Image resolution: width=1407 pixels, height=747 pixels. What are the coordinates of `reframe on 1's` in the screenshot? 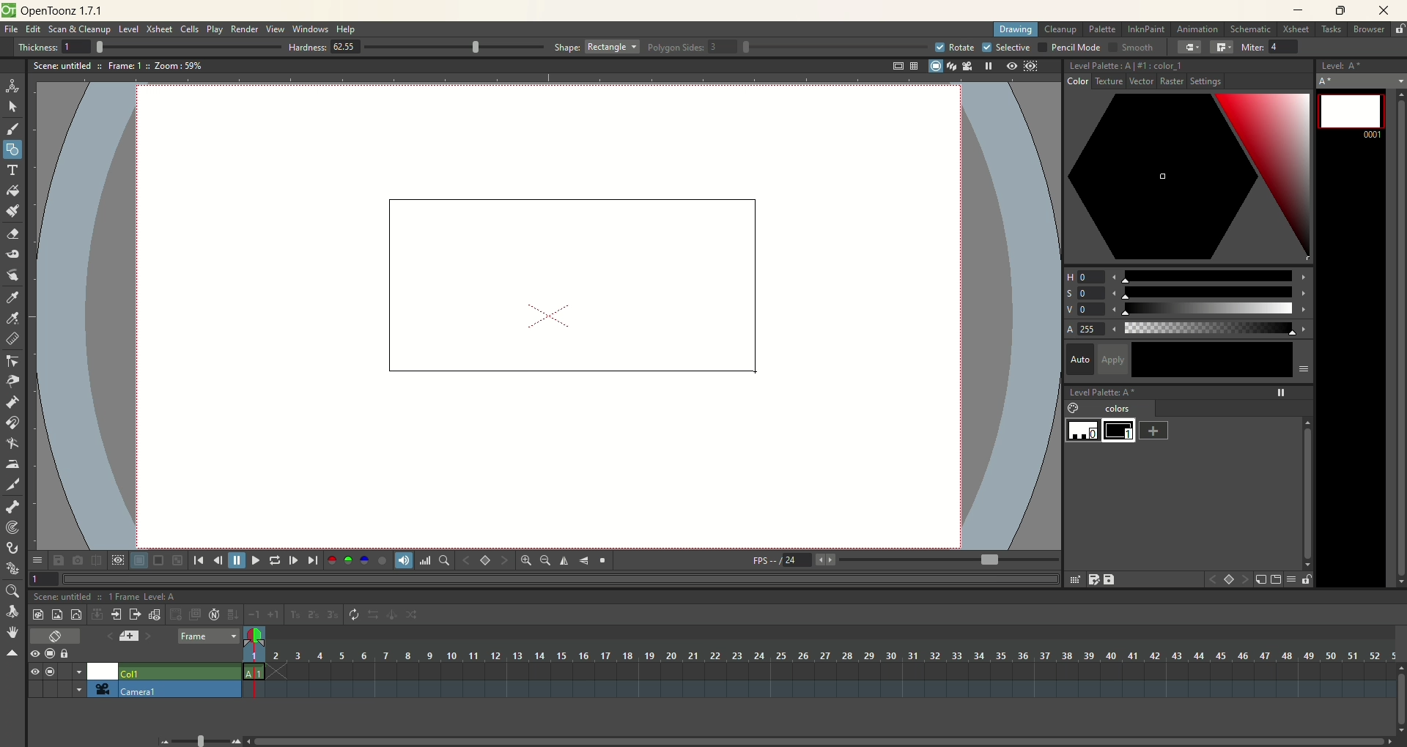 It's located at (295, 614).